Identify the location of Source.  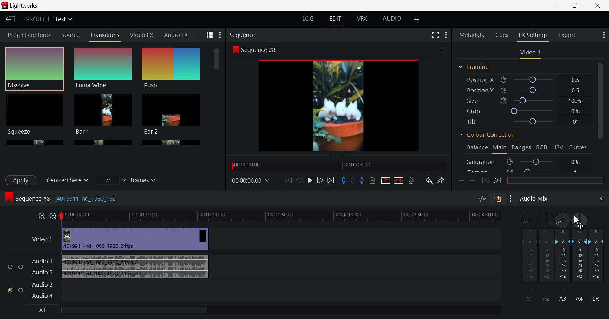
(71, 34).